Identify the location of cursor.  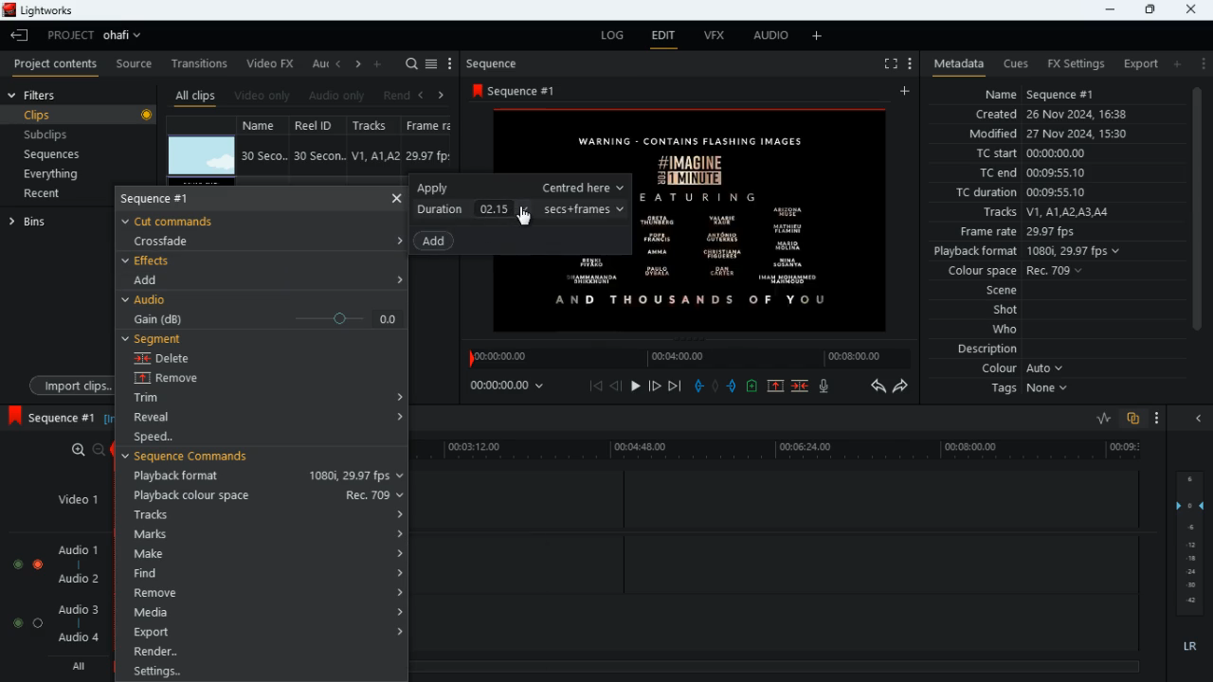
(527, 218).